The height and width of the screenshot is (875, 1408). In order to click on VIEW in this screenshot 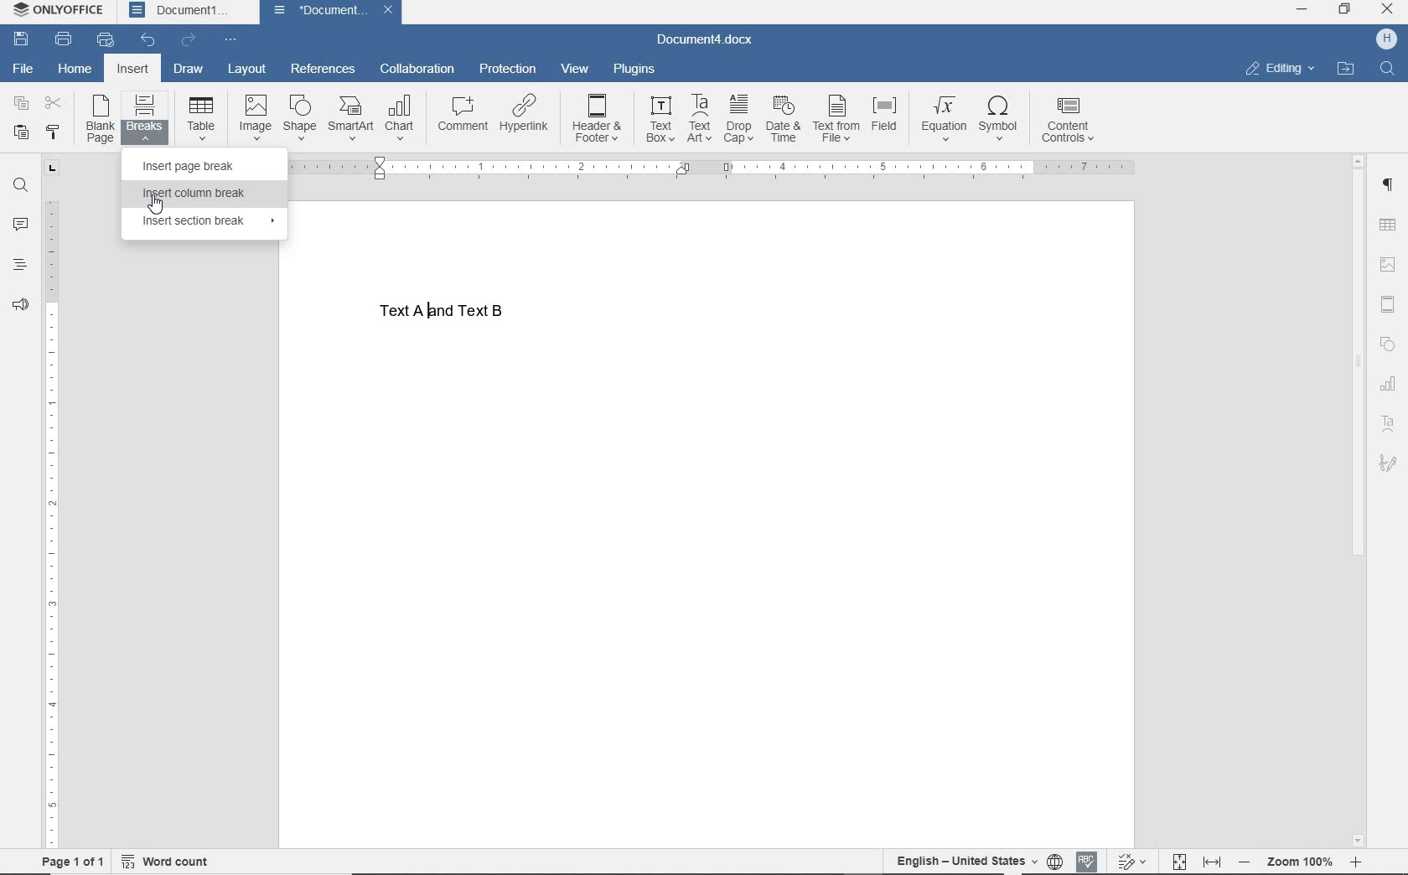, I will do `click(577, 70)`.